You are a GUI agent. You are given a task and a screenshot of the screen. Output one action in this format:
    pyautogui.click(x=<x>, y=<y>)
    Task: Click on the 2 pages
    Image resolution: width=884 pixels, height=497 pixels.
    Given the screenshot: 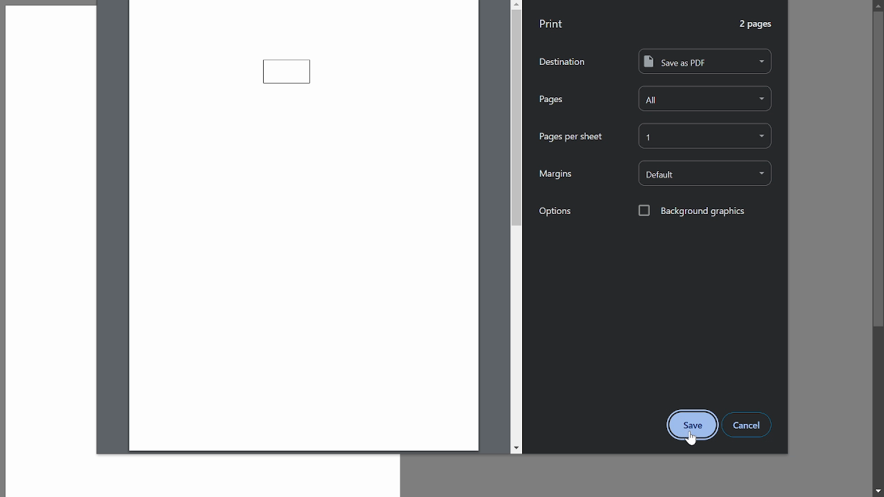 What is the action you would take?
    pyautogui.click(x=754, y=21)
    